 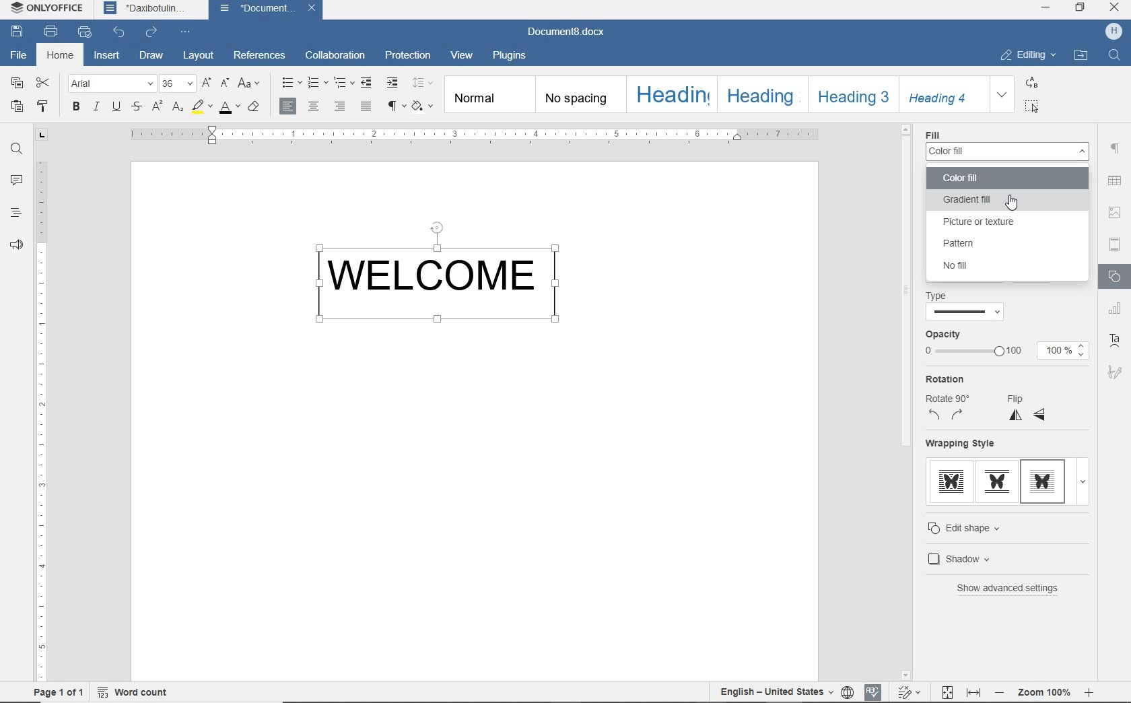 I want to click on NO SPACING, so click(x=583, y=94).